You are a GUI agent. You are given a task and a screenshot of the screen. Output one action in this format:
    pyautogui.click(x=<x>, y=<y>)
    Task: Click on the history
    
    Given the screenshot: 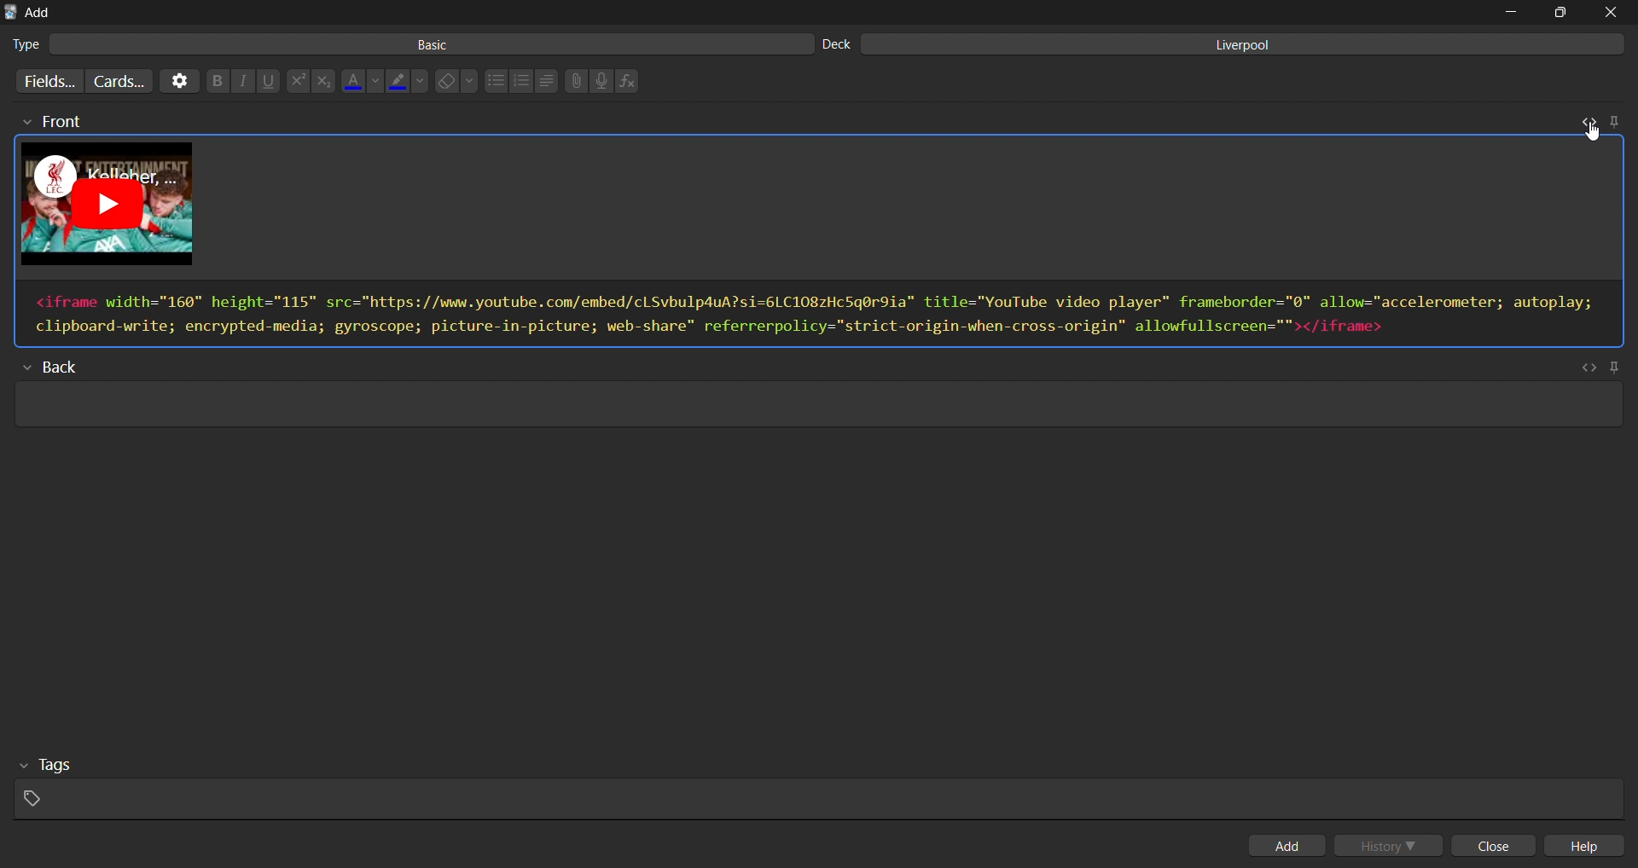 What is the action you would take?
    pyautogui.click(x=1392, y=844)
    